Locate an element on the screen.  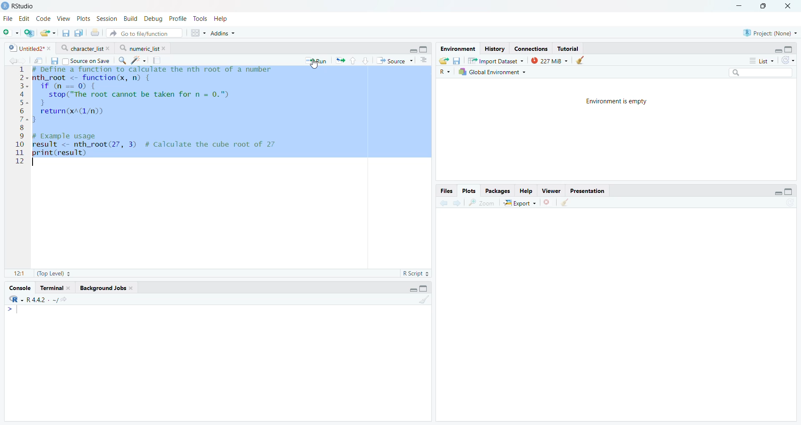
Help is located at coordinates (222, 19).